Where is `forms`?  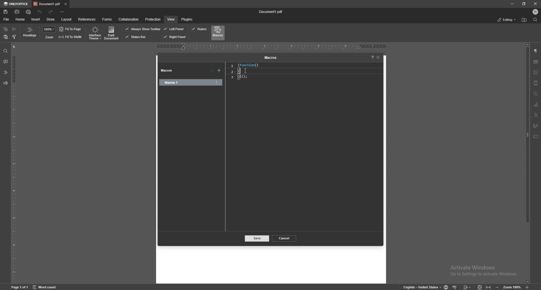 forms is located at coordinates (108, 19).